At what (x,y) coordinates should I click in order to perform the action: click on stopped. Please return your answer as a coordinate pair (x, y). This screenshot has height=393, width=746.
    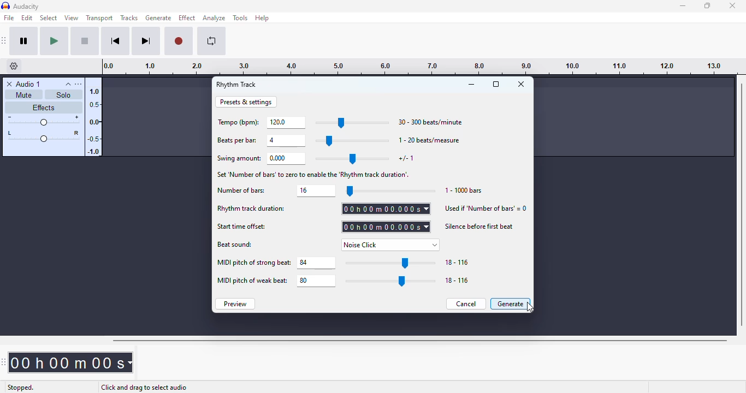
    Looking at the image, I should click on (21, 388).